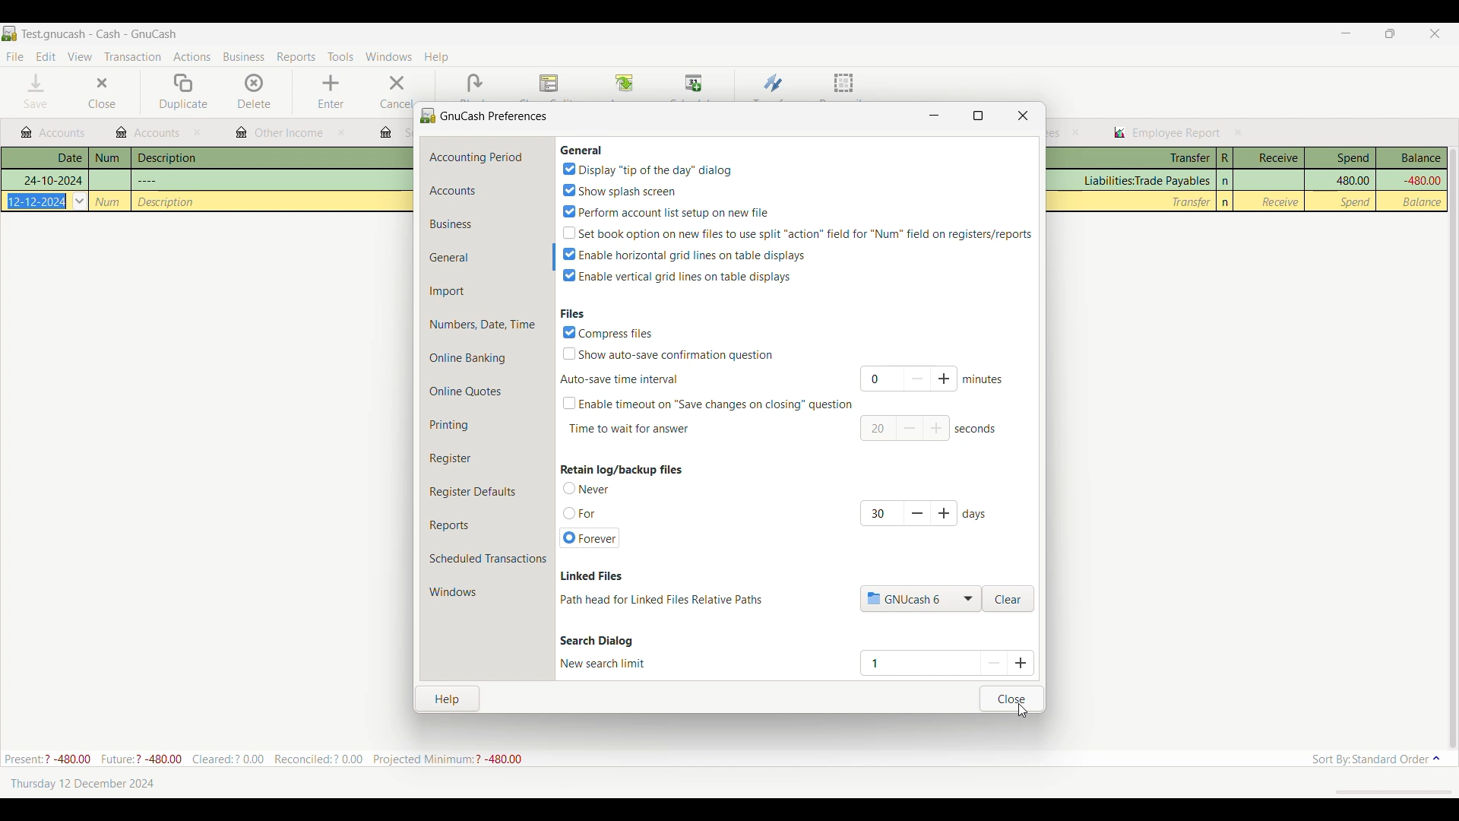 This screenshot has width=1459, height=821. I want to click on Windows menu, so click(389, 56).